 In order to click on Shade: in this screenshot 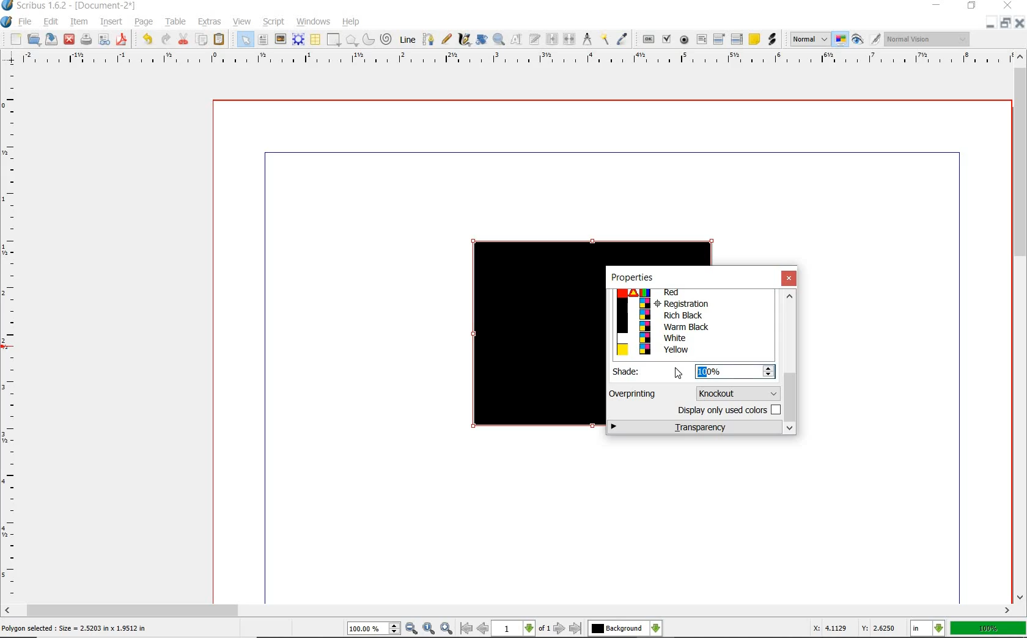, I will do `click(635, 372)`.